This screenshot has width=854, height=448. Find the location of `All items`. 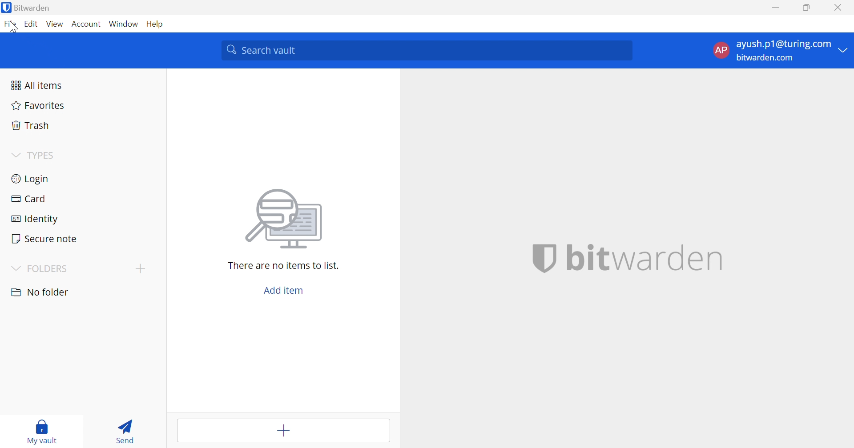

All items is located at coordinates (37, 85).